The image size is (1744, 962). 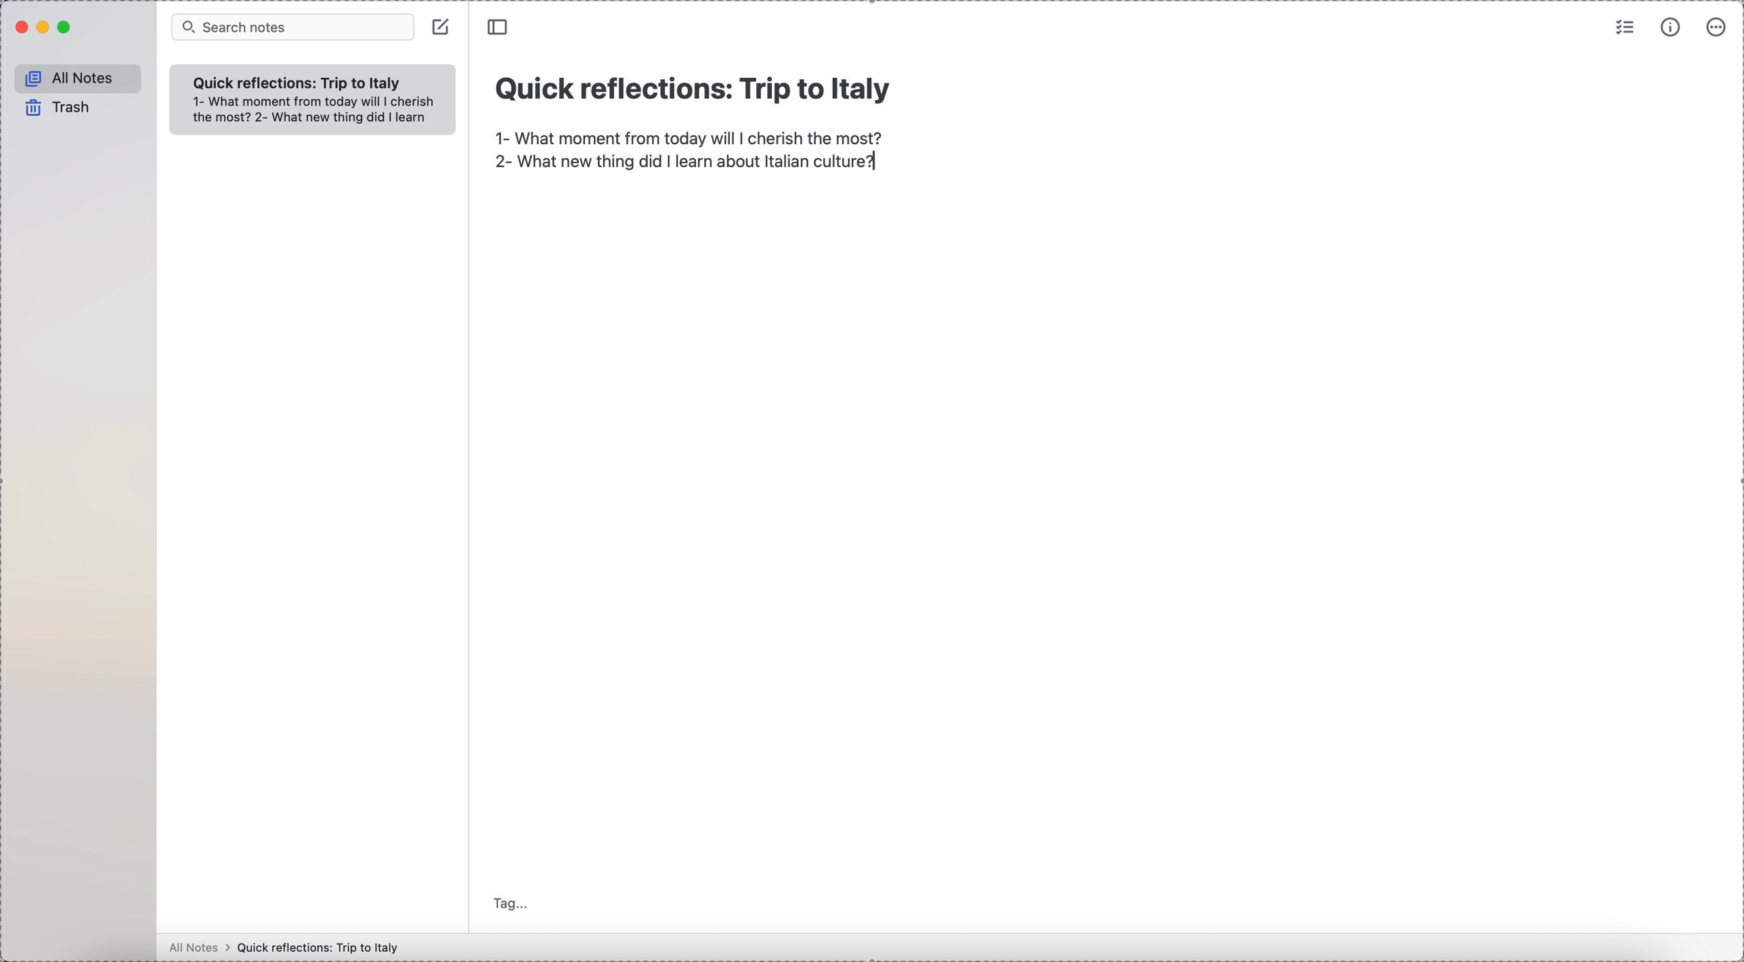 What do you see at coordinates (1626, 26) in the screenshot?
I see `check list` at bounding box center [1626, 26].